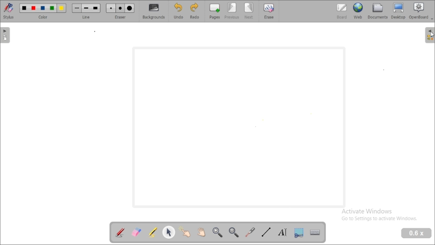 This screenshot has width=435, height=245. What do you see at coordinates (249, 11) in the screenshot?
I see `next` at bounding box center [249, 11].